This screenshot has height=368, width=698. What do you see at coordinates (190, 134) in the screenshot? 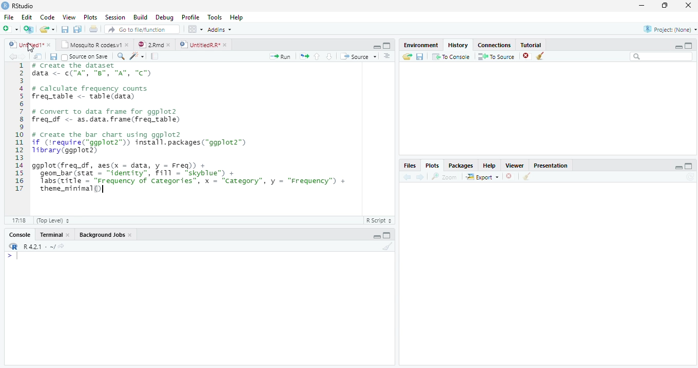
I see `Create the dataset data <- c("a", "8", "A", "¢")calculate frequency countsreq_table <- table(data)Convert to data frame for ggplot2req_df <- as. data. frame(freq_table)Create the bar chart using ggplot2f (irequire(“ggplot2”)) install.packages(“ggplot2”)ibrary(ggplot2)gplot(freq df, aes(x = data, y = Freq) +geom_bar (stat = “identity”, fill = "skyblue") +labs (title = "Frequency of Categories”, x = “Category”, y = Frequency”) +theme_minimal 0]` at bounding box center [190, 134].